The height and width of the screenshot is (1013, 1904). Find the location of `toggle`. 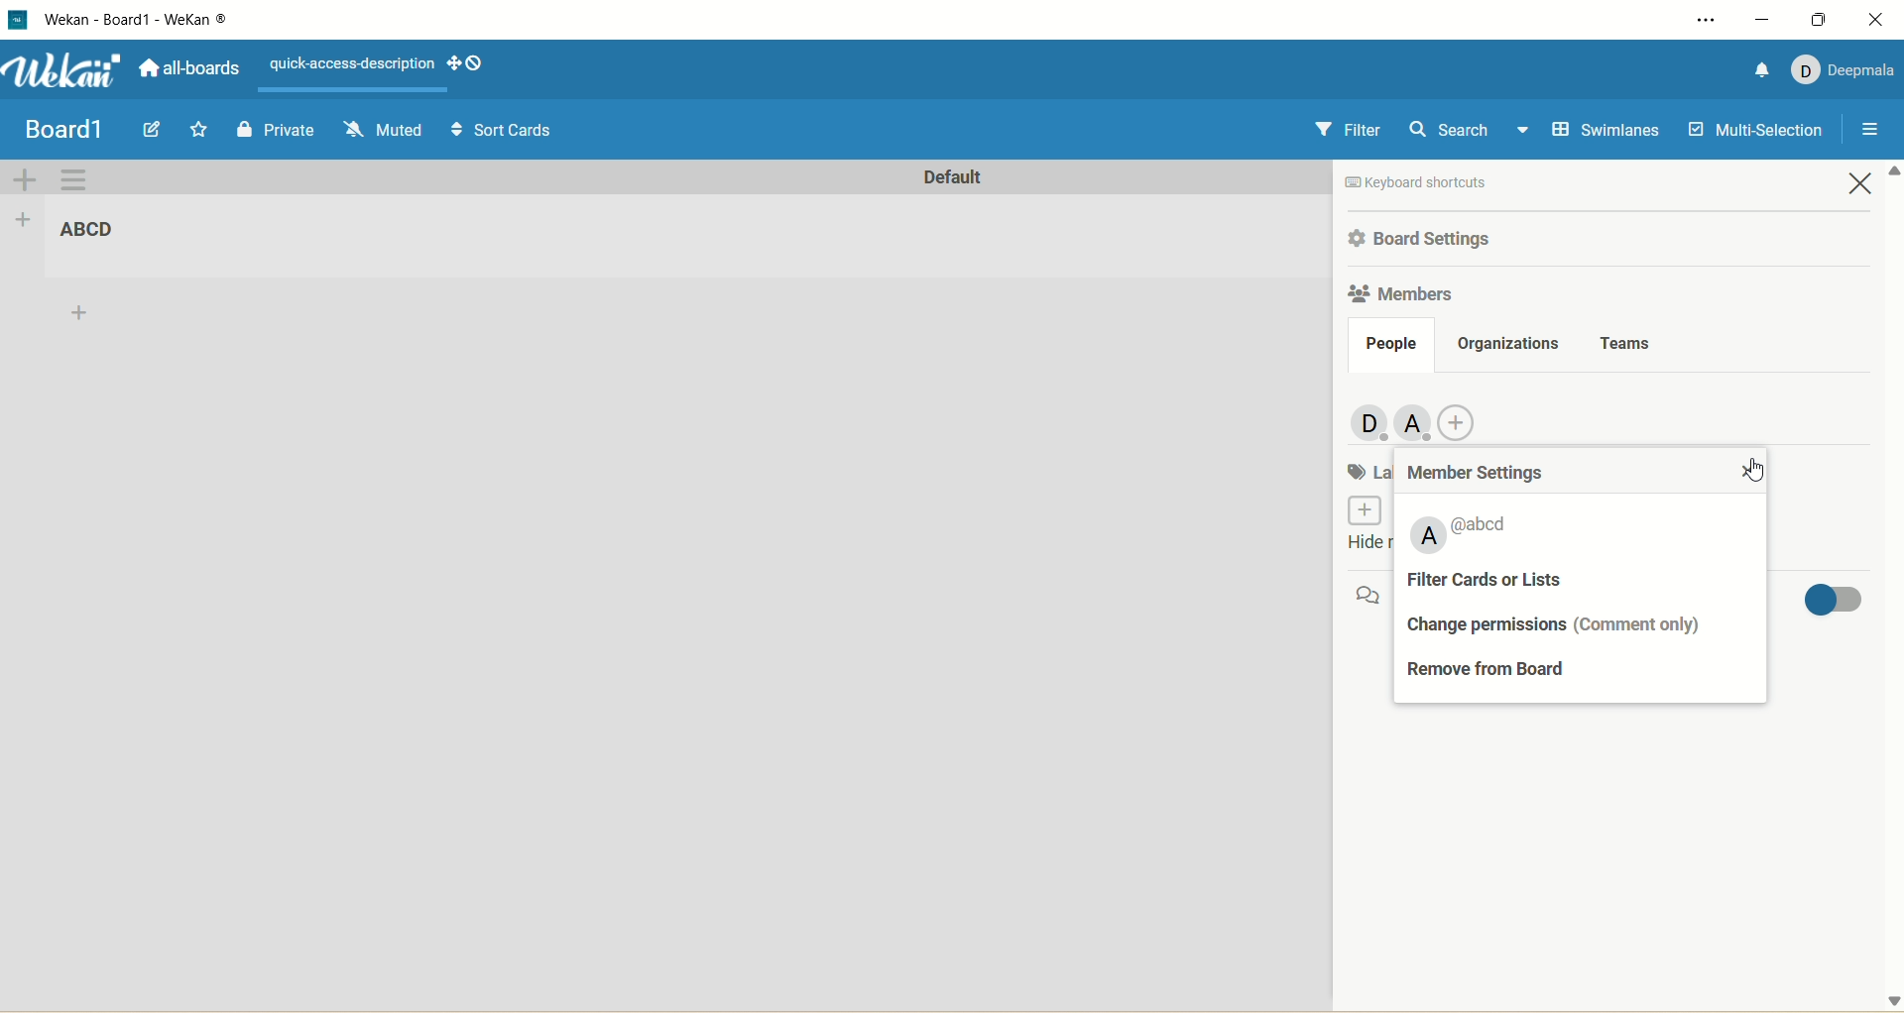

toggle is located at coordinates (1831, 602).